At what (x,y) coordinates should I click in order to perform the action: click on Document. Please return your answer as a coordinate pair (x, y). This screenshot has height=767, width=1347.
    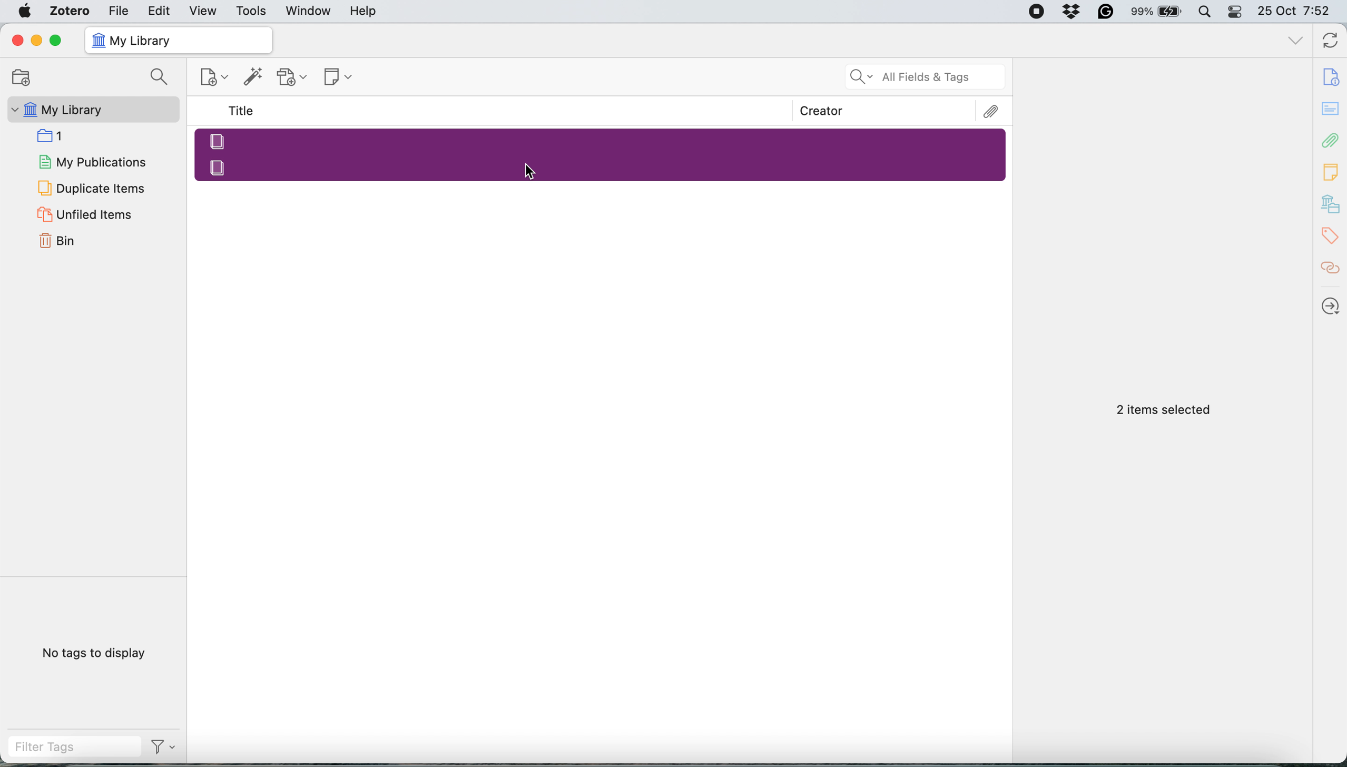
    Looking at the image, I should click on (1332, 77).